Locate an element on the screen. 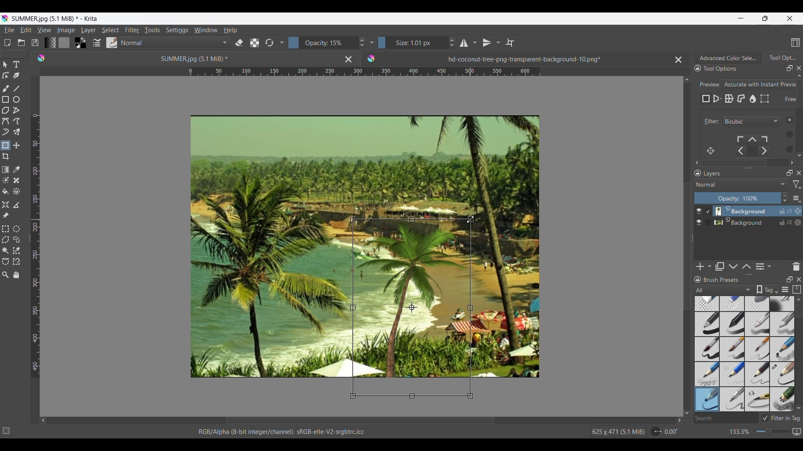  Multibrush tool is located at coordinates (16, 132).